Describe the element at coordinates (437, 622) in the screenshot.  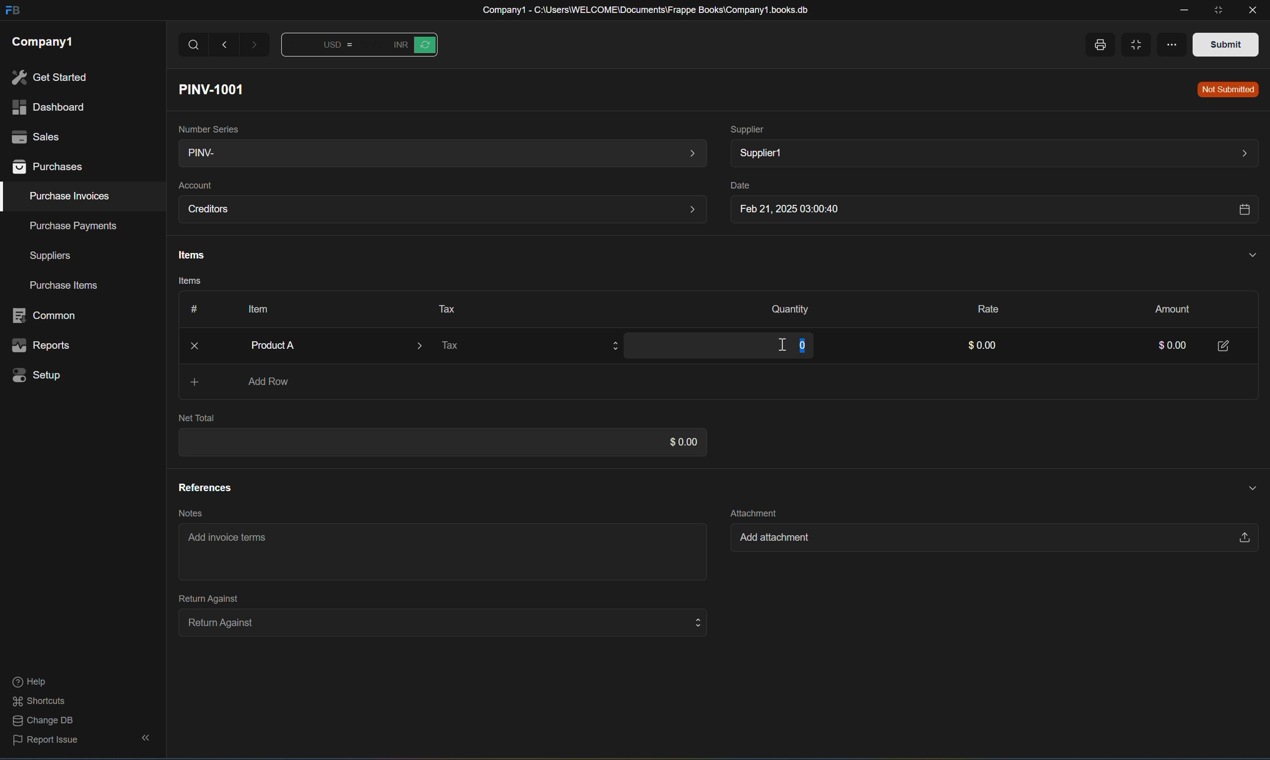
I see `Return Against` at that location.